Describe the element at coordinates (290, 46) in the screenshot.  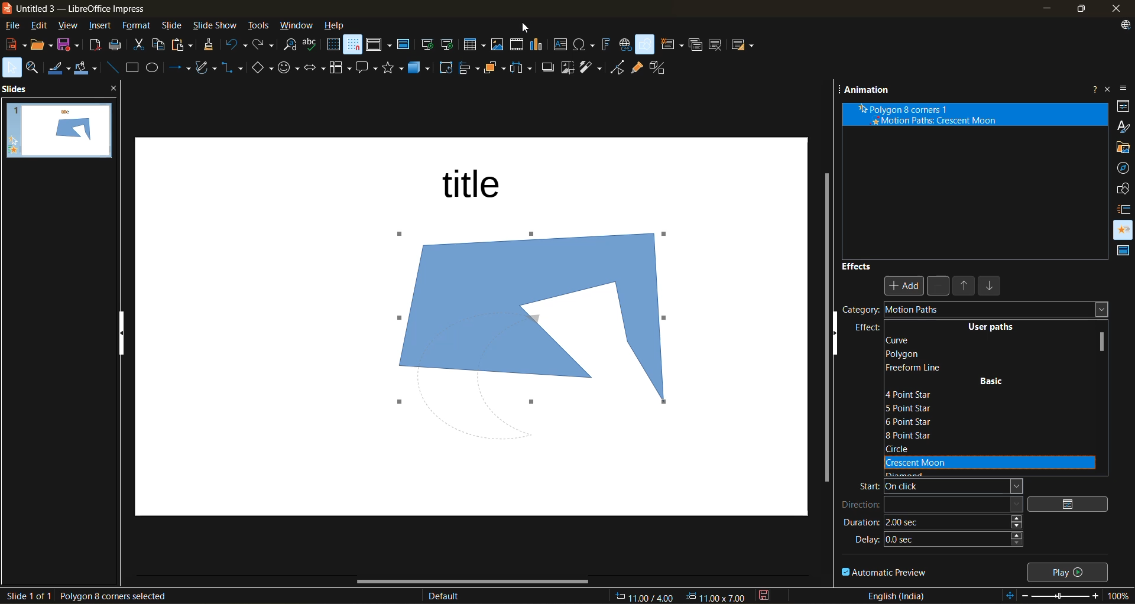
I see `find and replace` at that location.